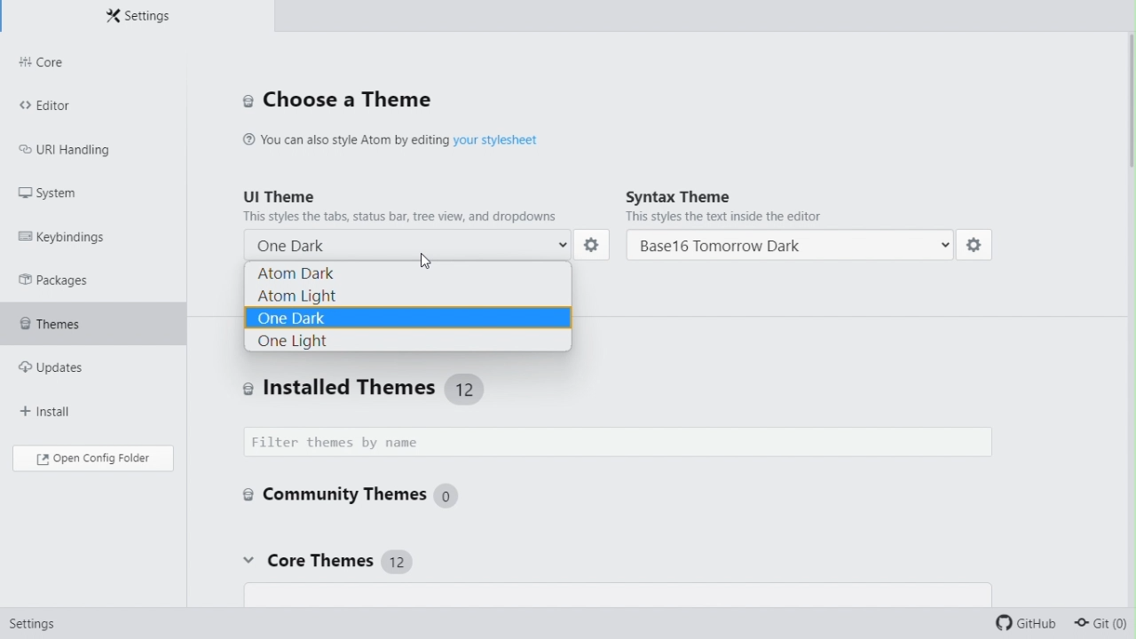  What do you see at coordinates (93, 63) in the screenshot?
I see `Core ` at bounding box center [93, 63].